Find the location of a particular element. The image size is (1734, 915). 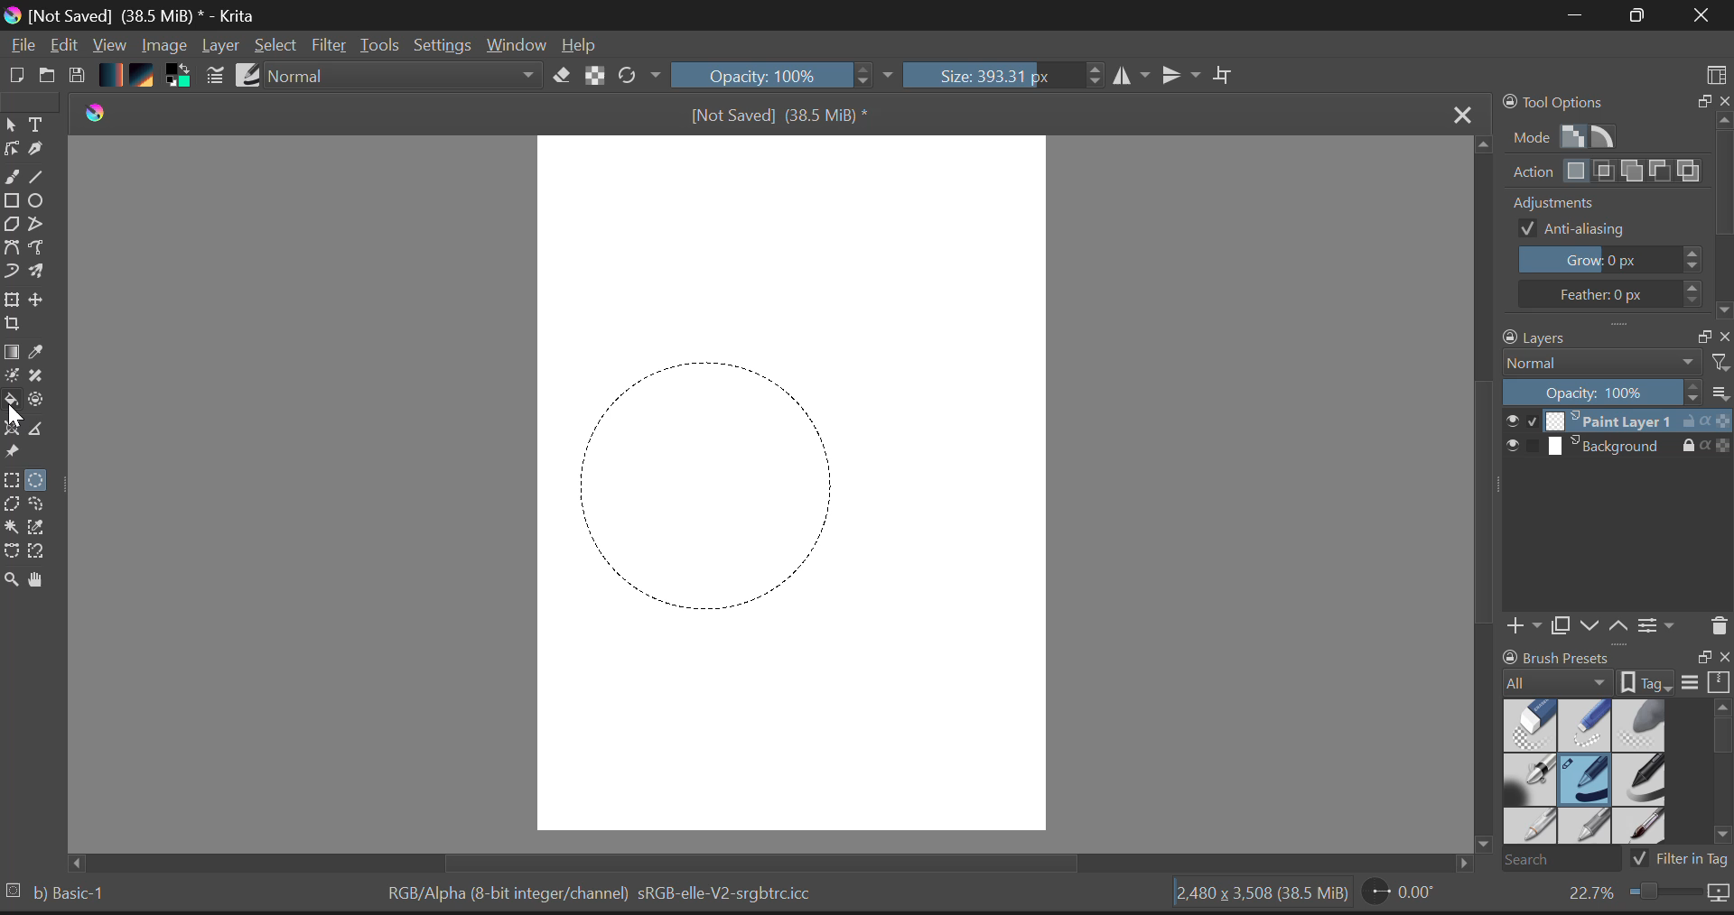

Select is located at coordinates (11, 125).